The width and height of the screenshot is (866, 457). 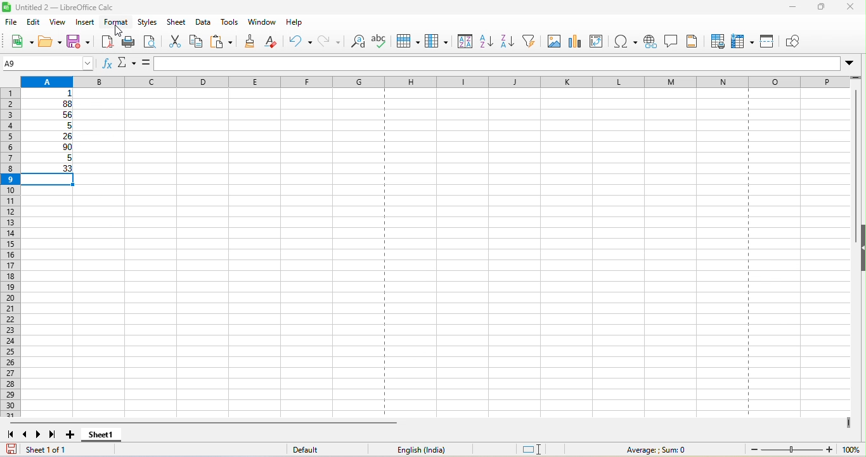 What do you see at coordinates (786, 9) in the screenshot?
I see `minimize` at bounding box center [786, 9].